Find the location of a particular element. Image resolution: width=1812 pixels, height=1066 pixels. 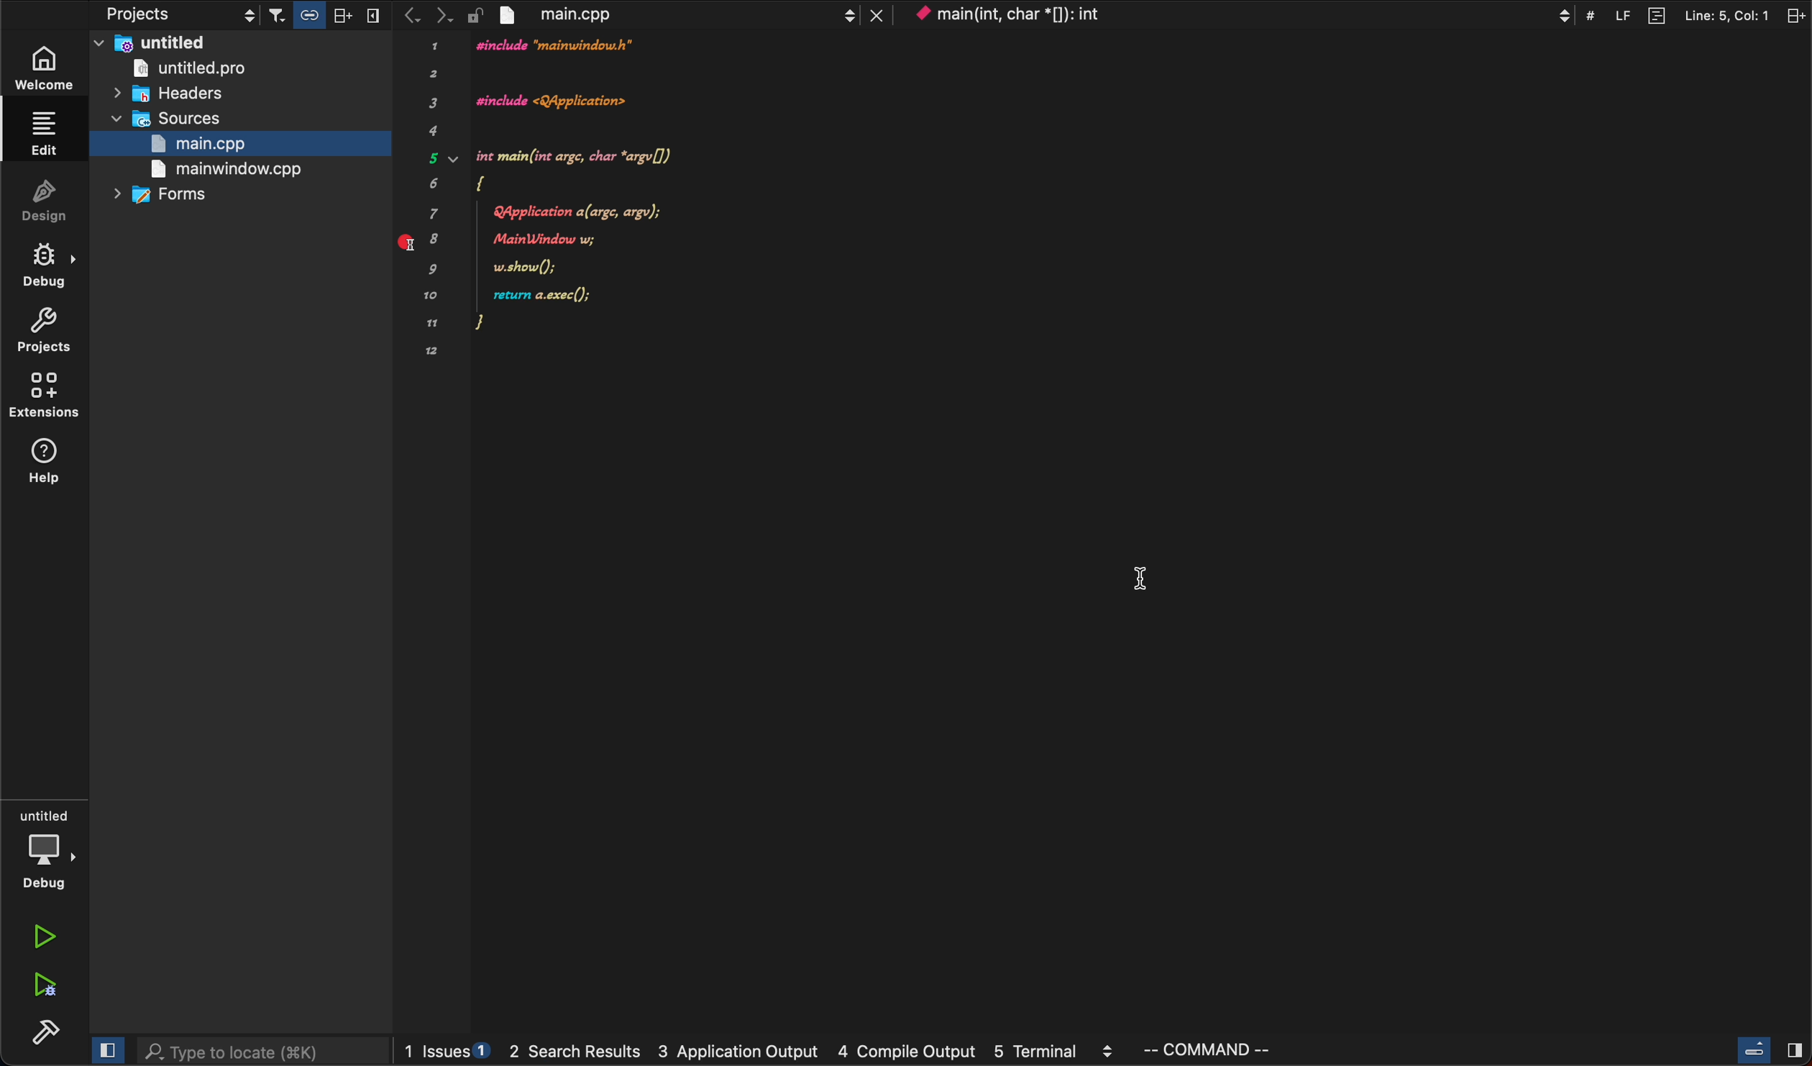

welcome is located at coordinates (46, 65).